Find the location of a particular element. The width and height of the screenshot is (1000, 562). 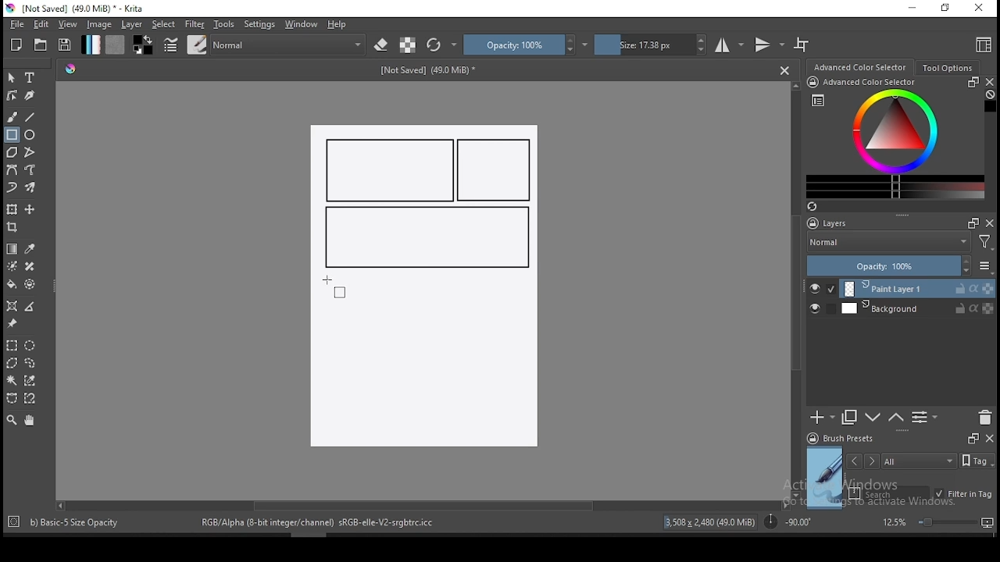

bezier curve tool is located at coordinates (11, 171).